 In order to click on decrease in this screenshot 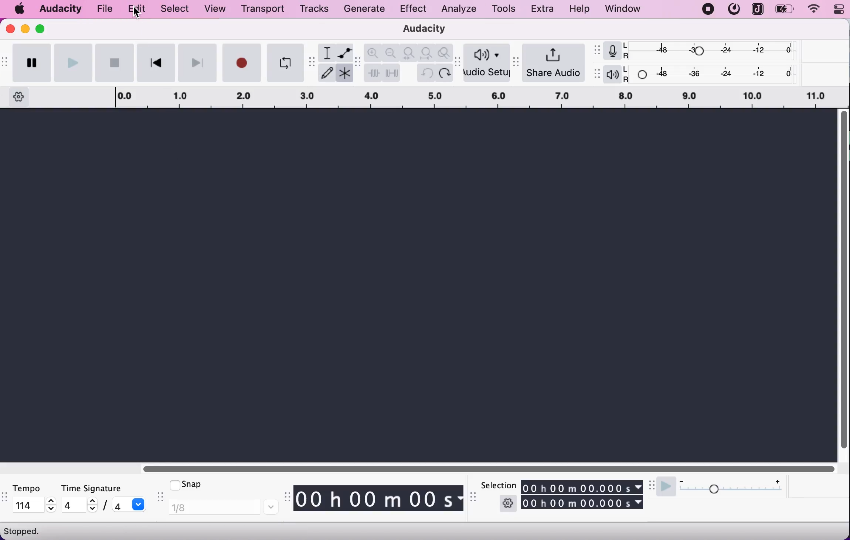, I will do `click(51, 509)`.